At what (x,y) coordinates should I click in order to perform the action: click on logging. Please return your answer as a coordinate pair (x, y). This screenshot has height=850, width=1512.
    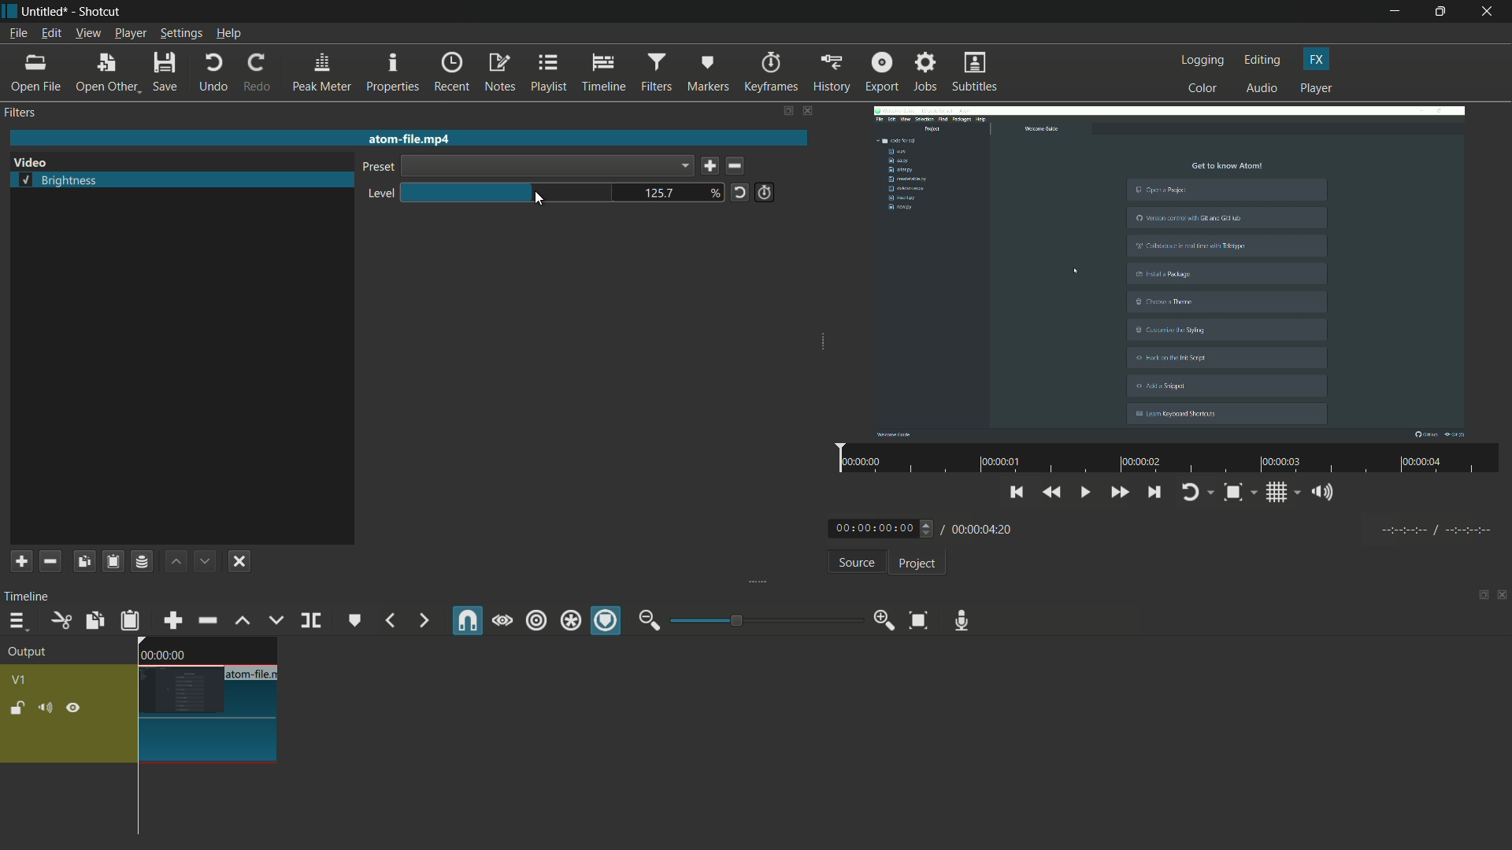
    Looking at the image, I should click on (1203, 60).